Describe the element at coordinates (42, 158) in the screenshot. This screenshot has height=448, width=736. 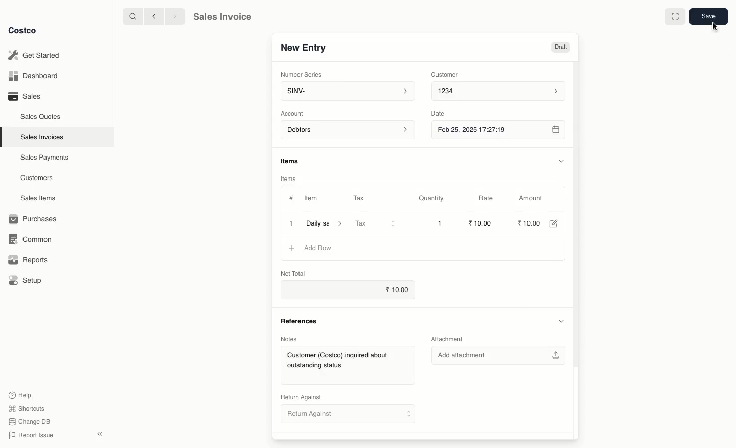
I see `Sales Payments` at that location.